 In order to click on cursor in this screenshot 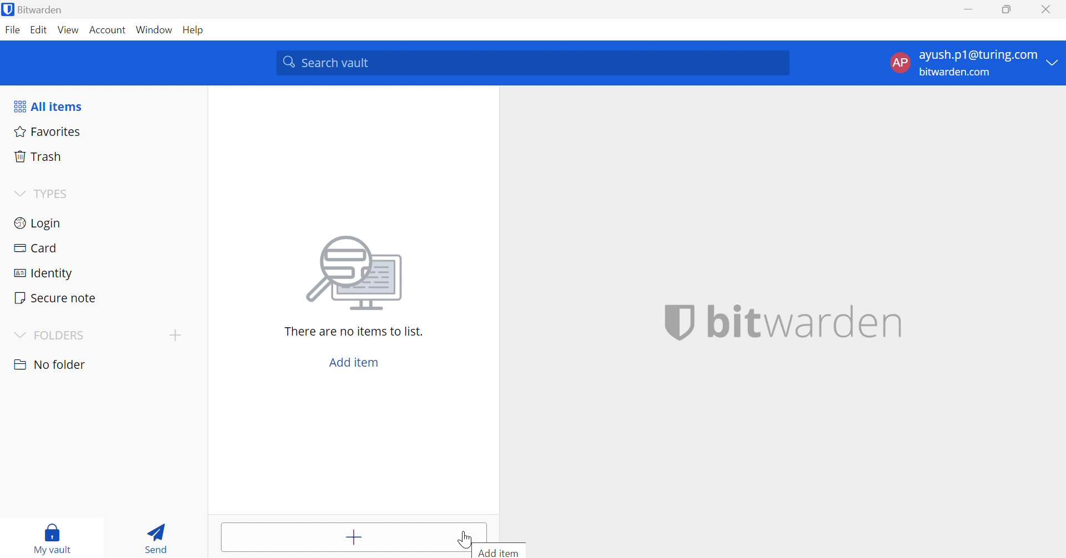, I will do `click(465, 539)`.